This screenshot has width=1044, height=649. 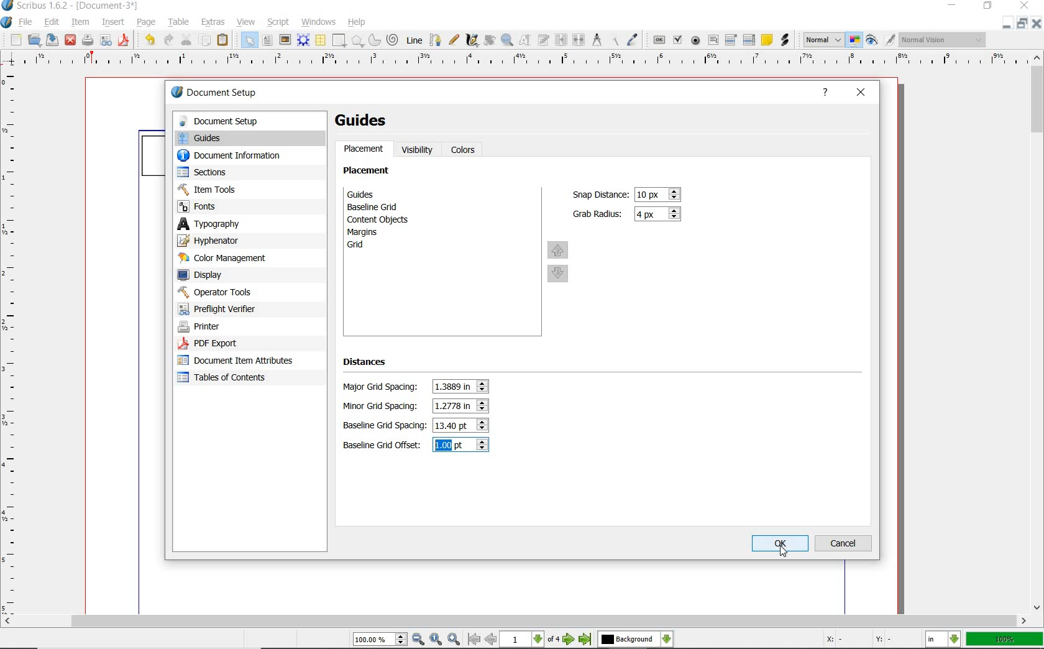 What do you see at coordinates (113, 21) in the screenshot?
I see `insert` at bounding box center [113, 21].